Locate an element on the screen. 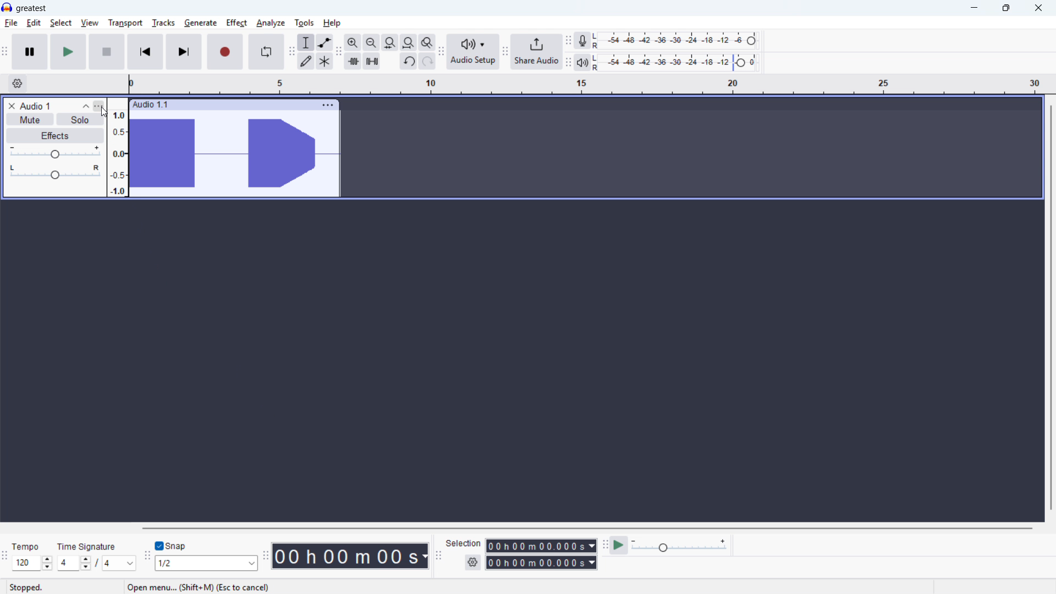 The image size is (1056, 594). Time toolbar  is located at coordinates (266, 558).